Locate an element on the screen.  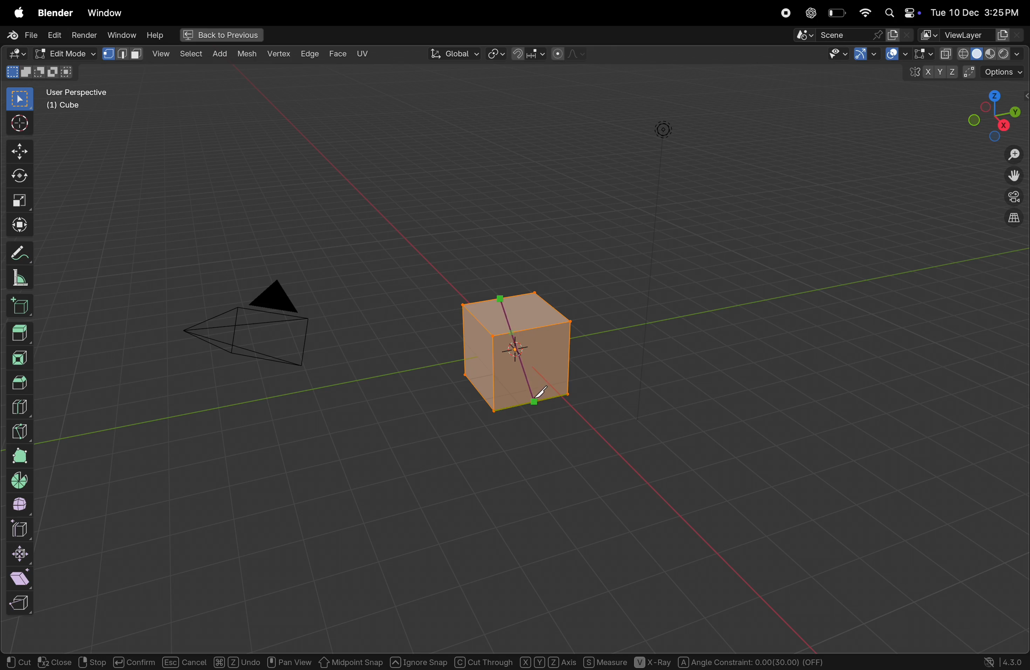
Axis is located at coordinates (547, 661).